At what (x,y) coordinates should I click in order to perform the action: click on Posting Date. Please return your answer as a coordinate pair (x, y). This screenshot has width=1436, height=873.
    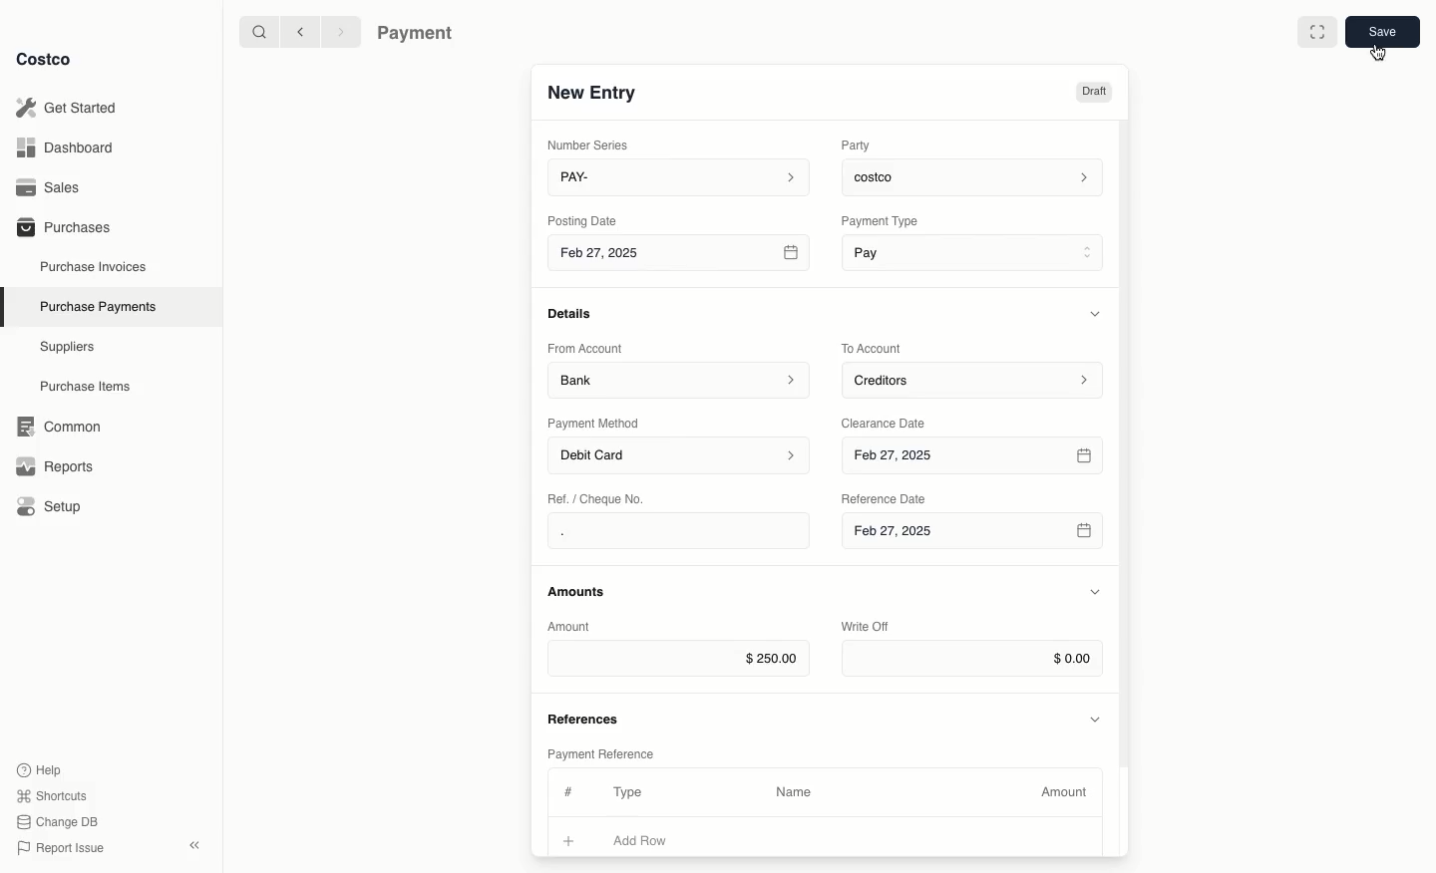
    Looking at the image, I should click on (584, 219).